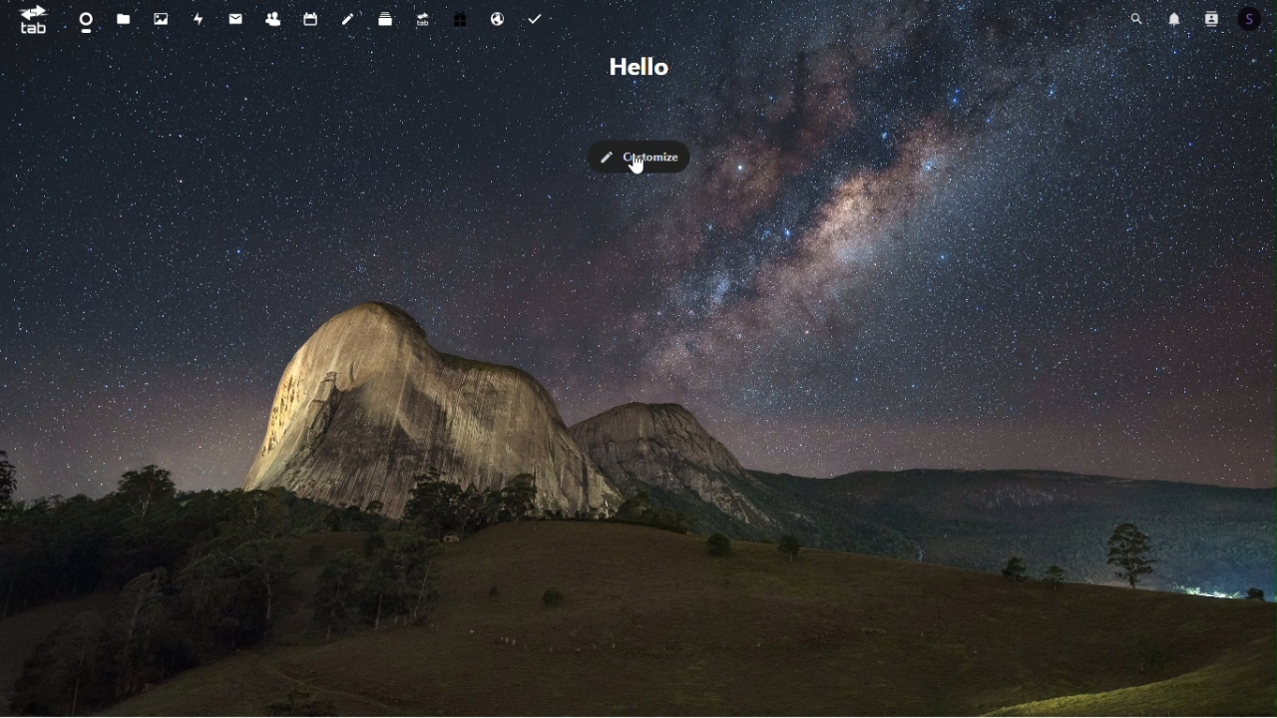 This screenshot has width=1277, height=718. I want to click on notifications, so click(1175, 20).